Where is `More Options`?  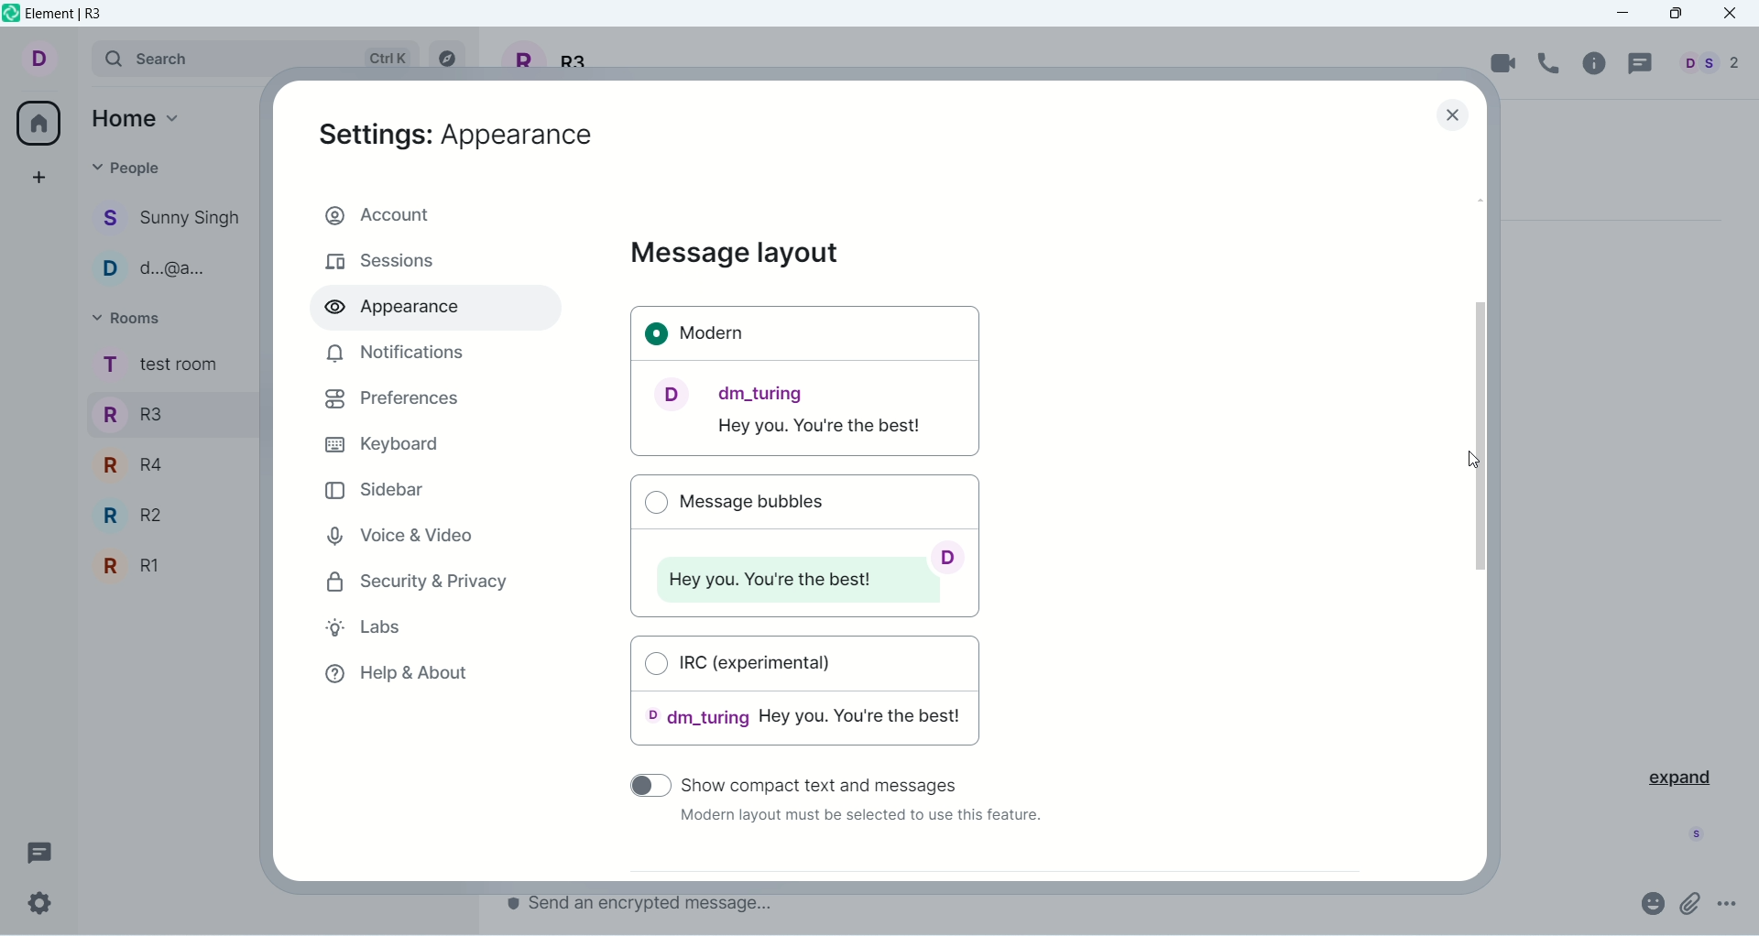
More Options is located at coordinates (1732, 904).